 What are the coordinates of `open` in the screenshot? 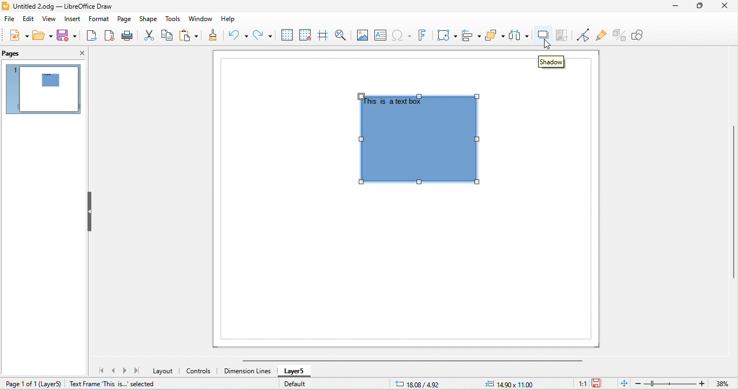 It's located at (41, 34).